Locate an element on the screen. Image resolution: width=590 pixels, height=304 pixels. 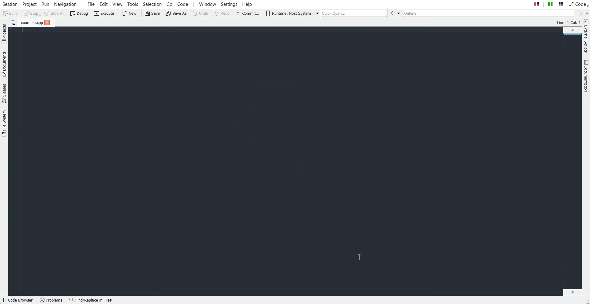
Undo is located at coordinates (201, 14).